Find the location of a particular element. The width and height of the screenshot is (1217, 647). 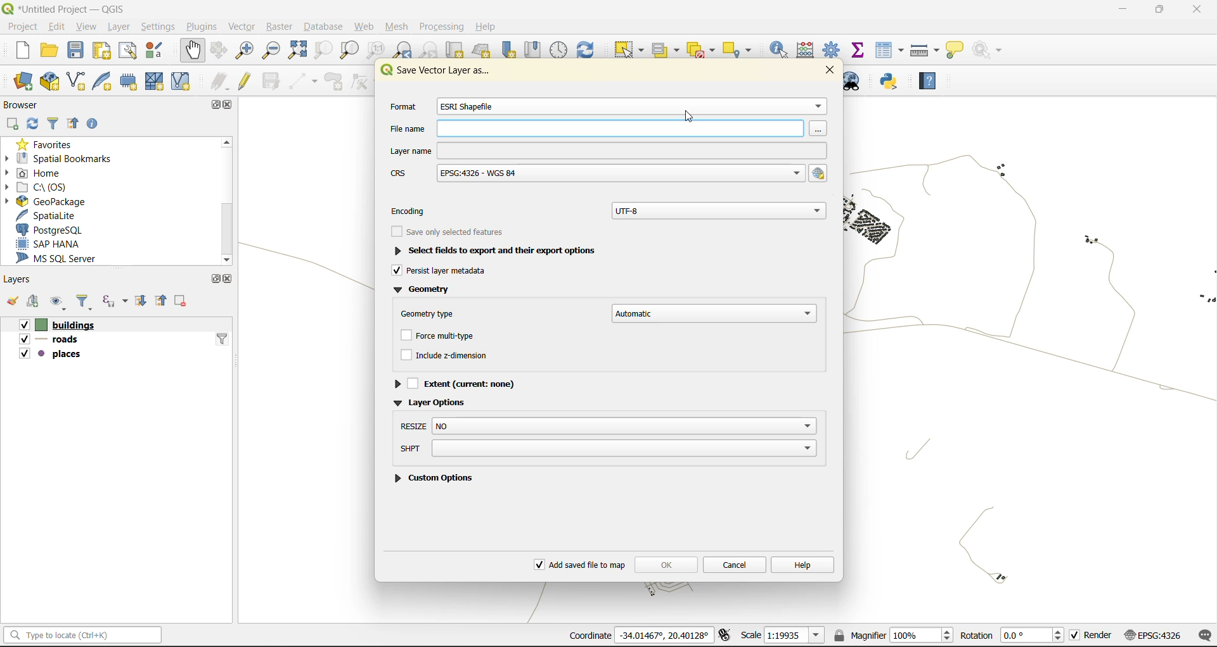

select crs is located at coordinates (820, 173).